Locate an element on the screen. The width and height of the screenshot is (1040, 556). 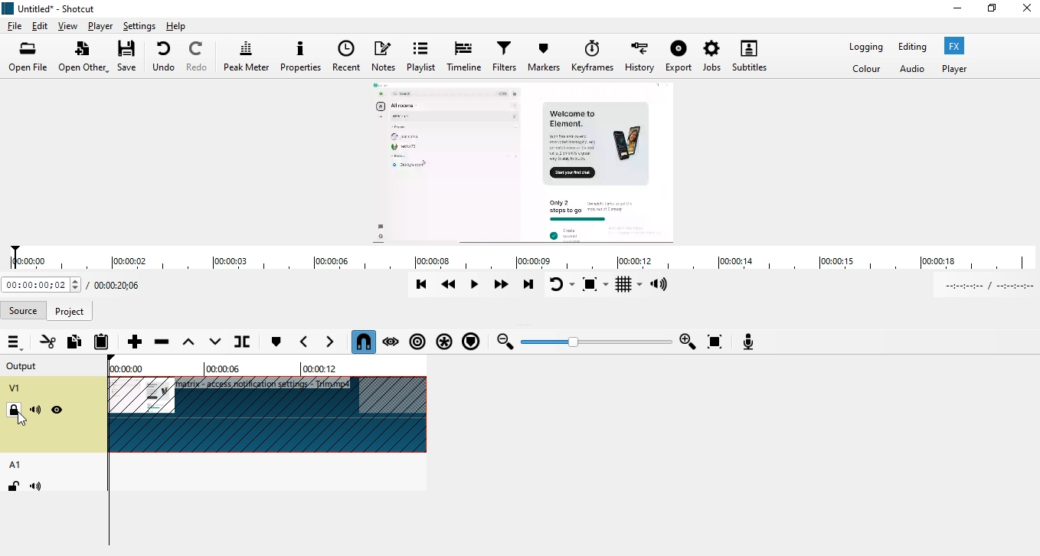
undo is located at coordinates (165, 57).